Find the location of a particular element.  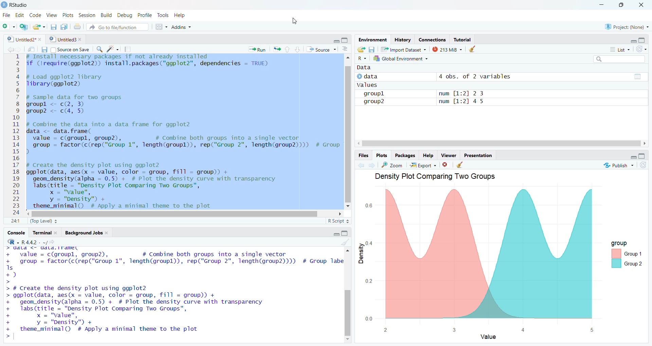

save is located at coordinates (43, 49).